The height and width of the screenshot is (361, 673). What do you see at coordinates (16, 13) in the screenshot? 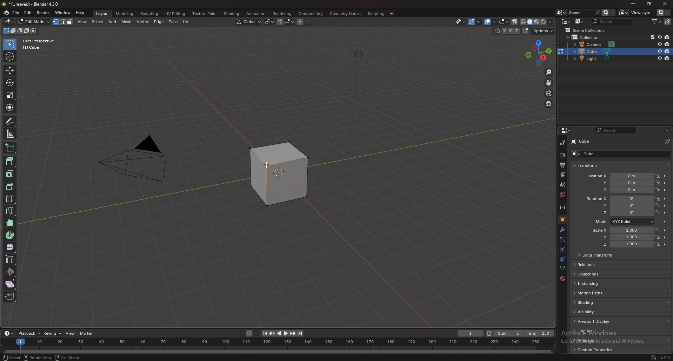
I see `file` at bounding box center [16, 13].